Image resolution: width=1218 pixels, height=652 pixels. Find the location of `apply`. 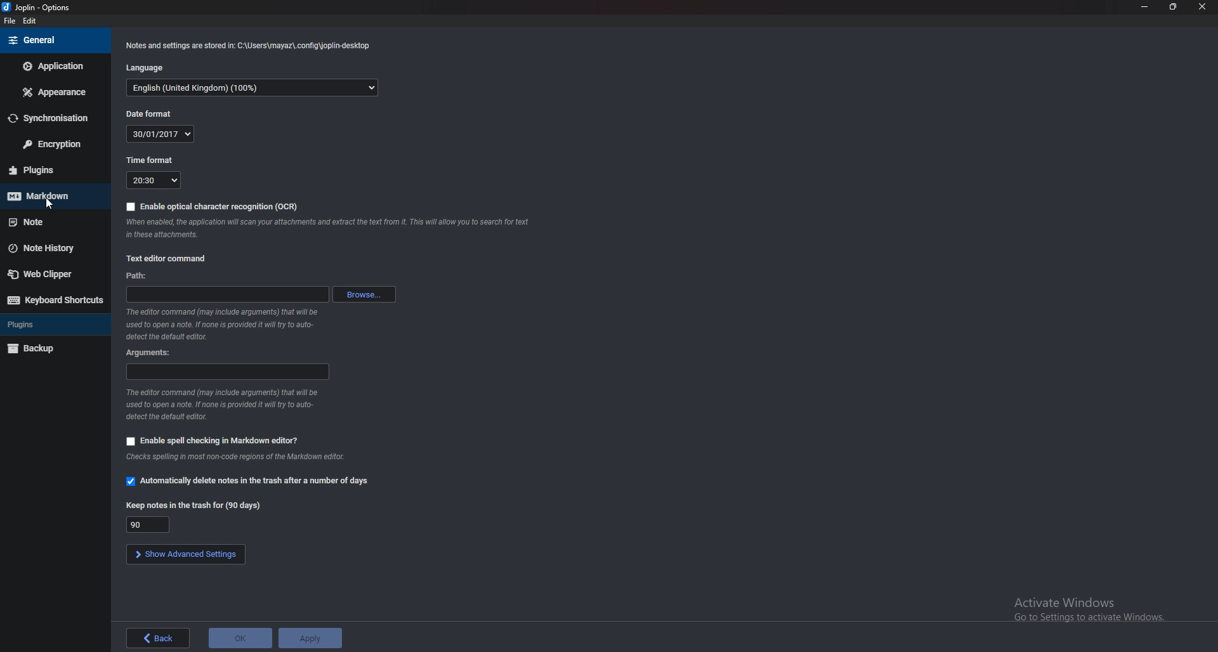

apply is located at coordinates (311, 639).